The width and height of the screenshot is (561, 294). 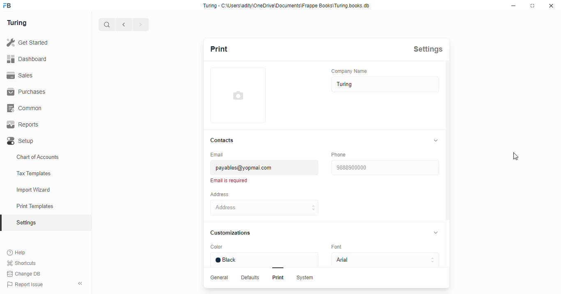 What do you see at coordinates (29, 59) in the screenshot?
I see `Dashboard` at bounding box center [29, 59].